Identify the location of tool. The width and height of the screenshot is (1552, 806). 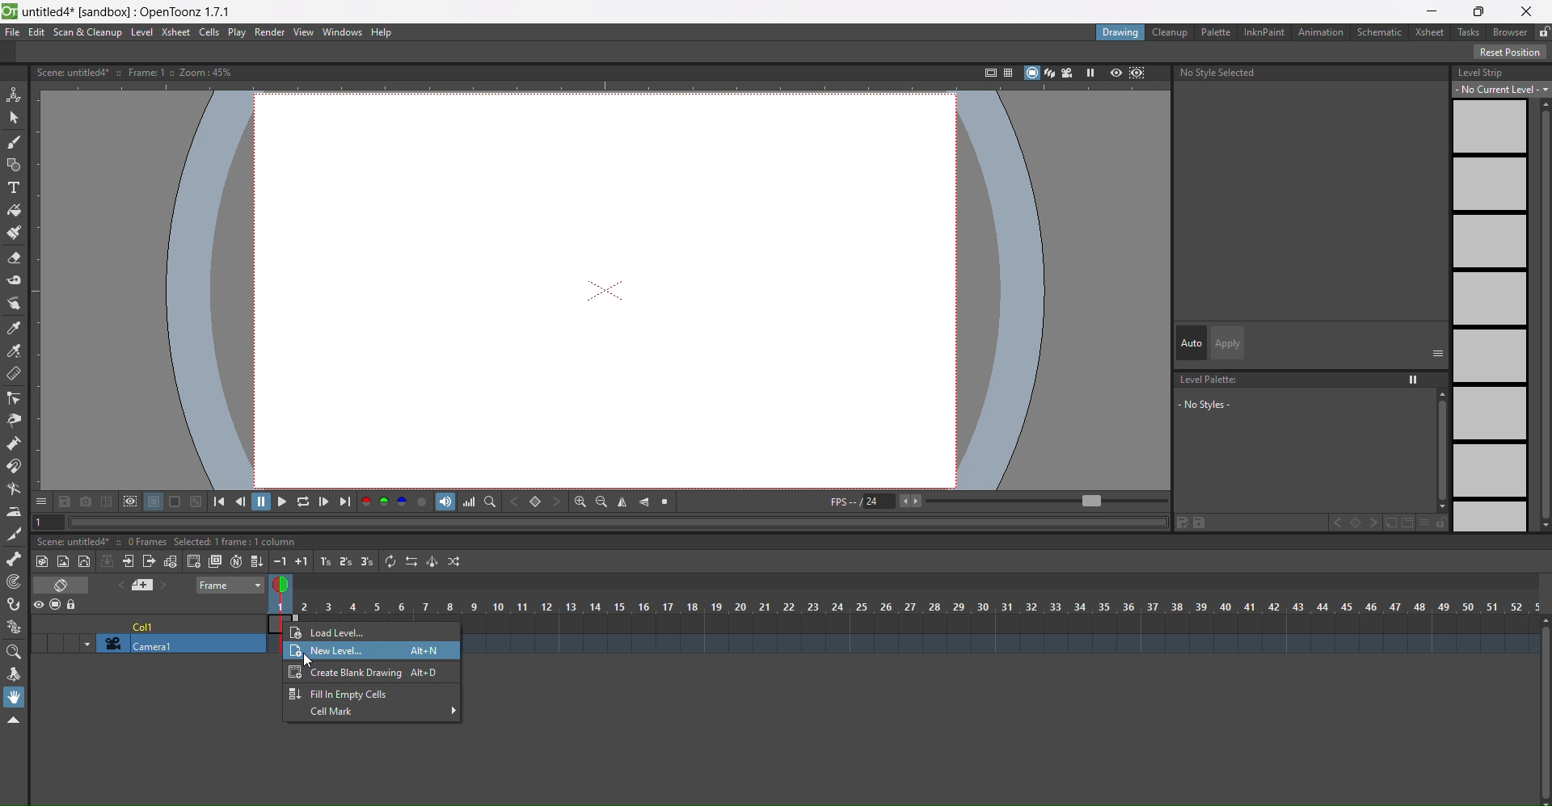
(86, 500).